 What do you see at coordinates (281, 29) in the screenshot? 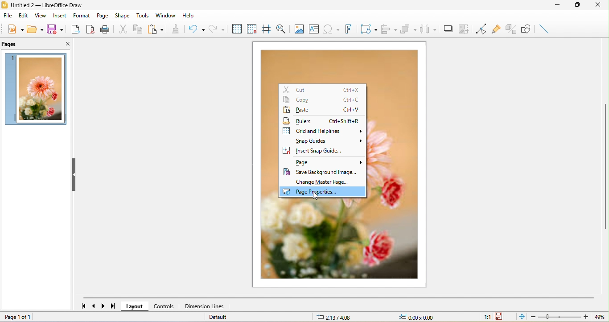
I see `zoom and pan` at bounding box center [281, 29].